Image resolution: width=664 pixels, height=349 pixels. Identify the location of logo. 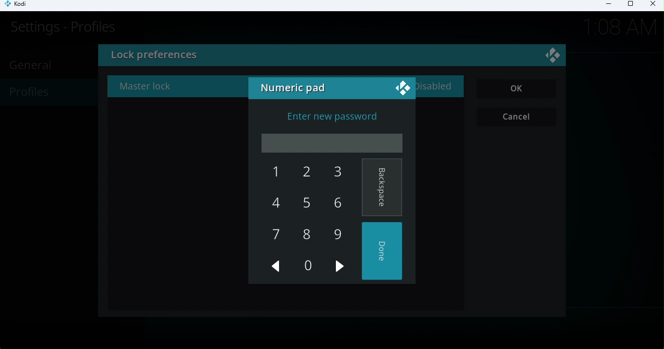
(402, 87).